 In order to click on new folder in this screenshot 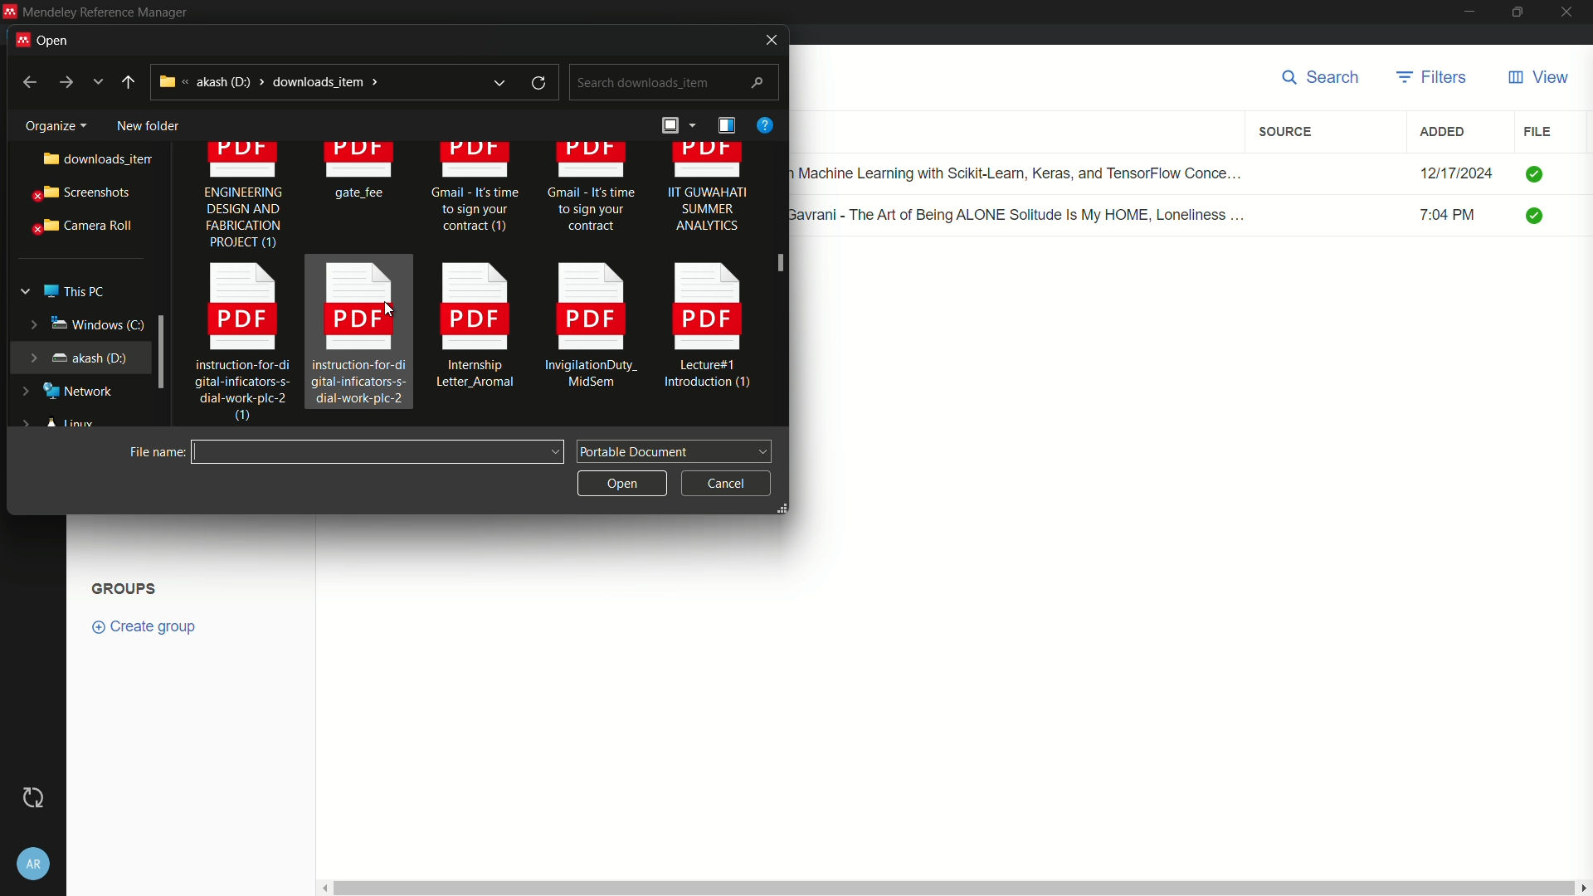, I will do `click(147, 122)`.